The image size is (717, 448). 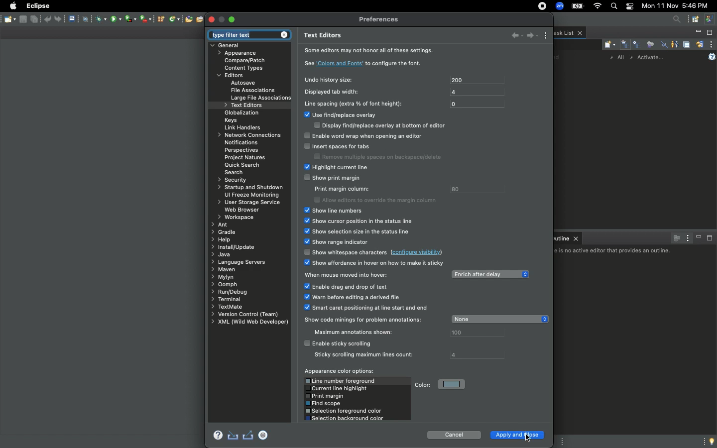 What do you see at coordinates (99, 18) in the screenshot?
I see `Antivirus` at bounding box center [99, 18].